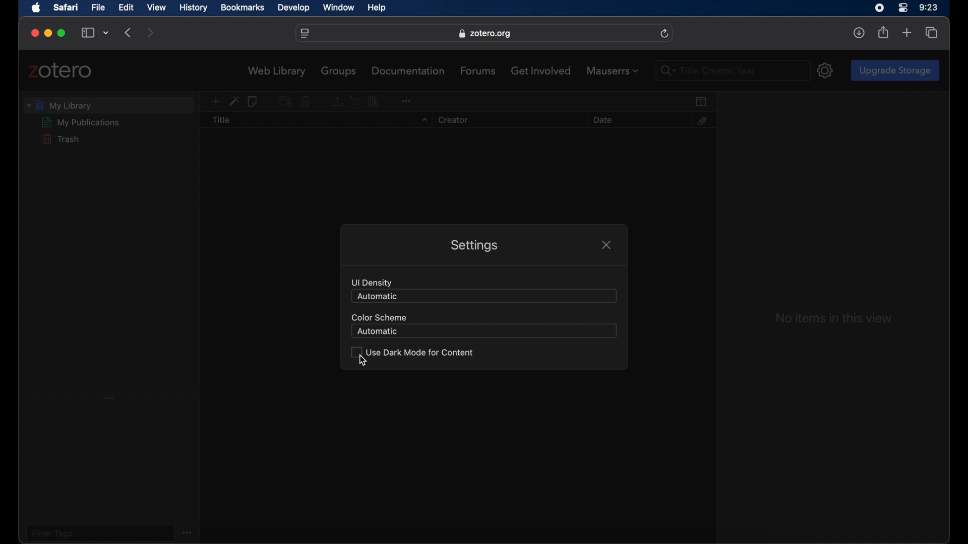 The height and width of the screenshot is (544, 968). I want to click on UI density, so click(372, 283).